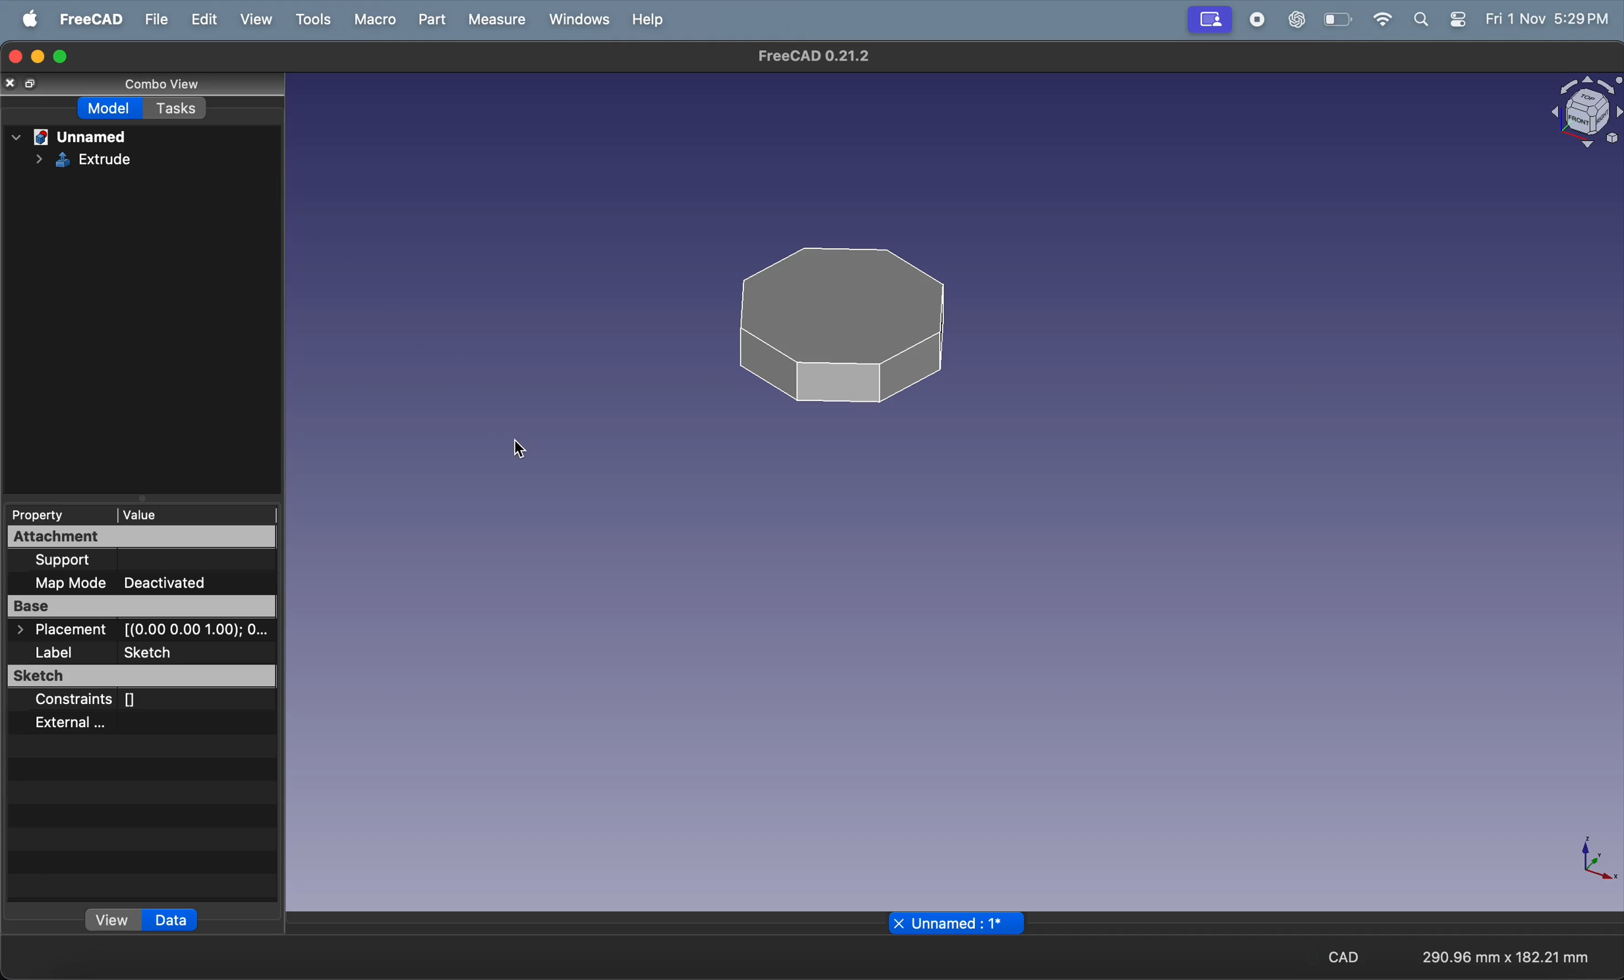 This screenshot has width=1624, height=980. I want to click on sketcg, so click(137, 676).